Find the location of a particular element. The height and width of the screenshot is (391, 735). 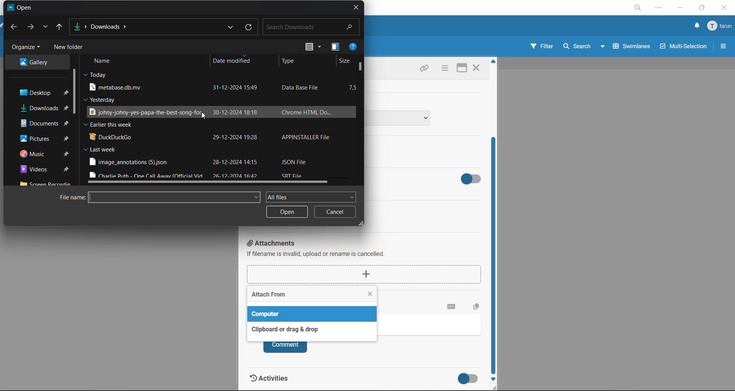

downloads is located at coordinates (38, 108).